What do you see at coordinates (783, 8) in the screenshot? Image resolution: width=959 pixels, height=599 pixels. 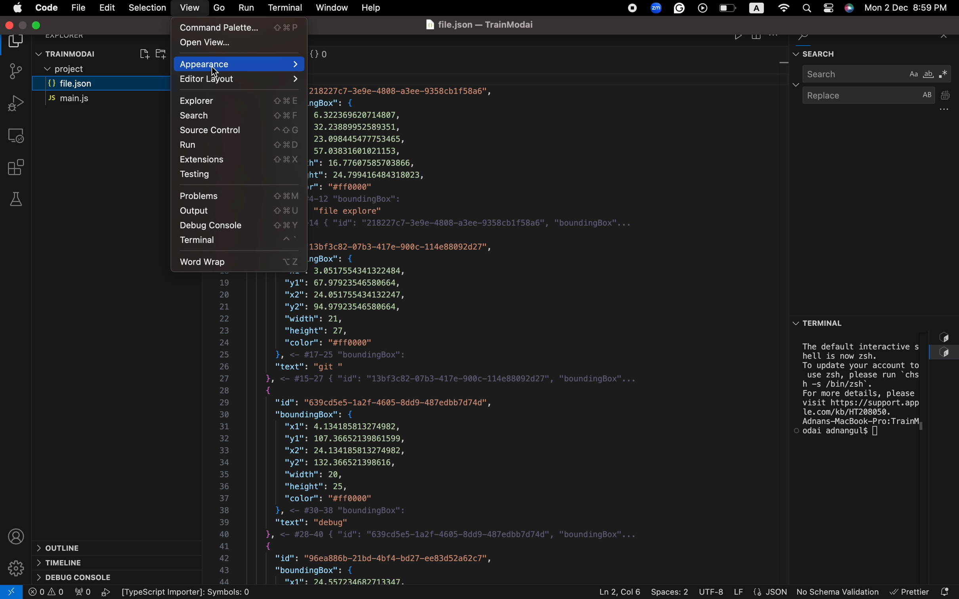 I see `global settings` at bounding box center [783, 8].